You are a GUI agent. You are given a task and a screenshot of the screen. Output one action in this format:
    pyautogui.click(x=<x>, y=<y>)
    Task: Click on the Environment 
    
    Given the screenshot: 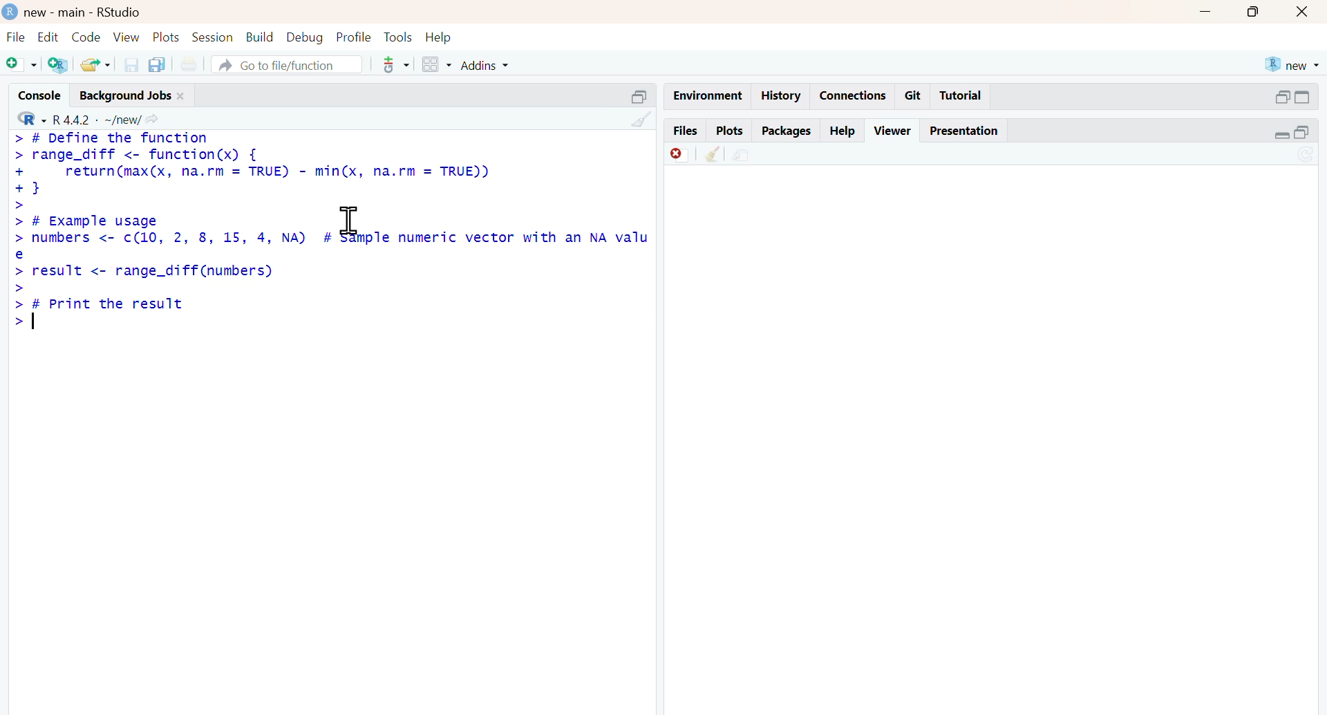 What is the action you would take?
    pyautogui.click(x=708, y=97)
    